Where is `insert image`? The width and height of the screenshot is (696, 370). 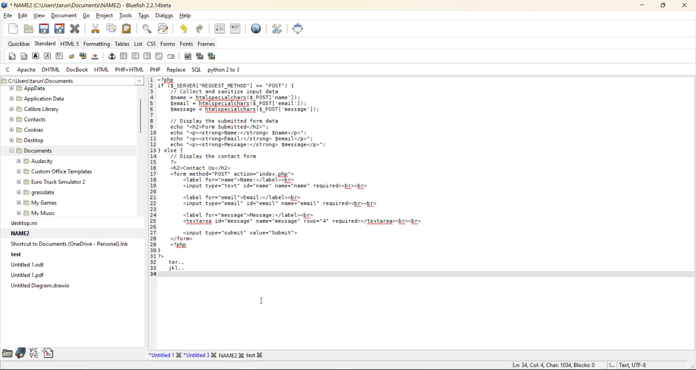
insert image is located at coordinates (190, 57).